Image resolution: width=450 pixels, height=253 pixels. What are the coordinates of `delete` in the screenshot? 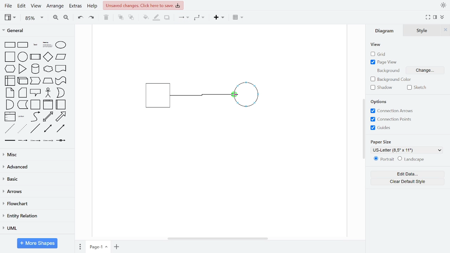 It's located at (106, 17).